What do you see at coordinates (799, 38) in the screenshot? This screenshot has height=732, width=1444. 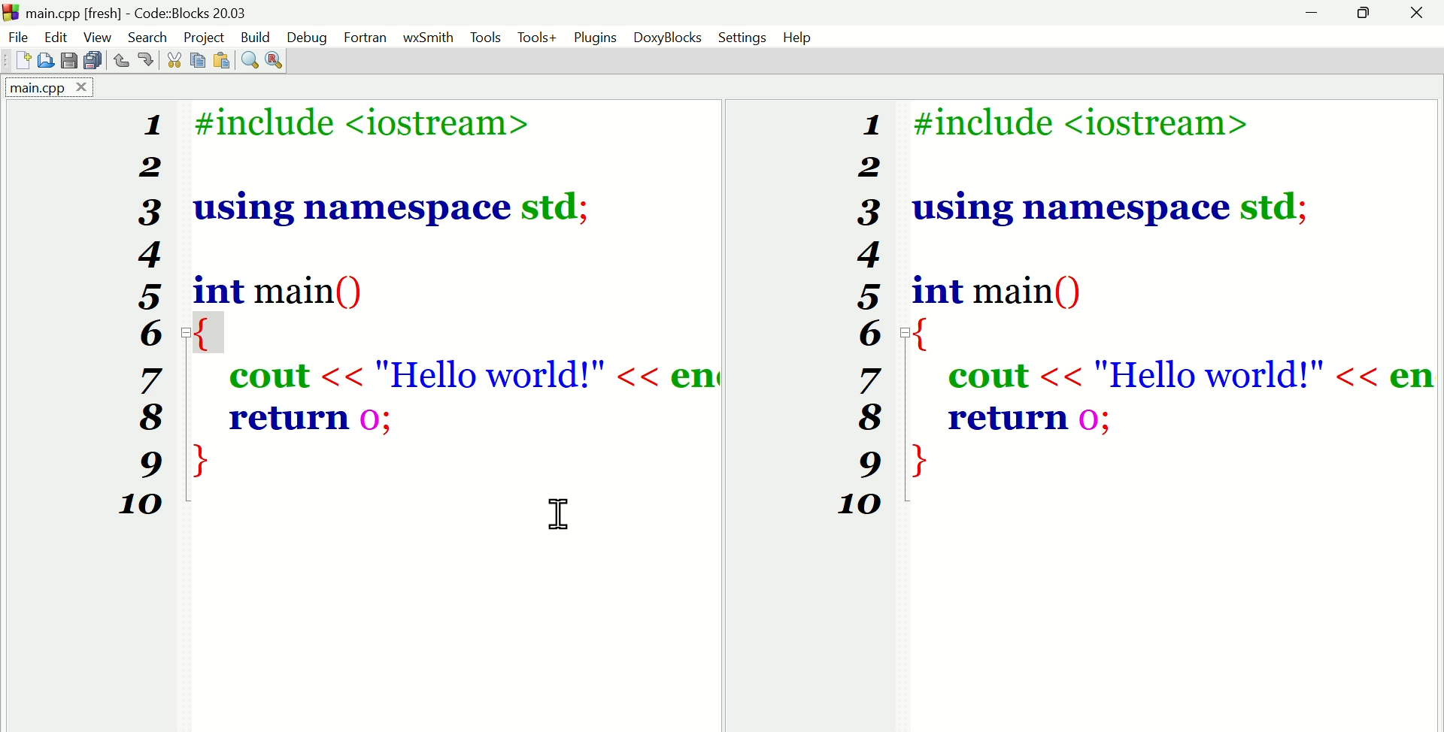 I see `help` at bounding box center [799, 38].